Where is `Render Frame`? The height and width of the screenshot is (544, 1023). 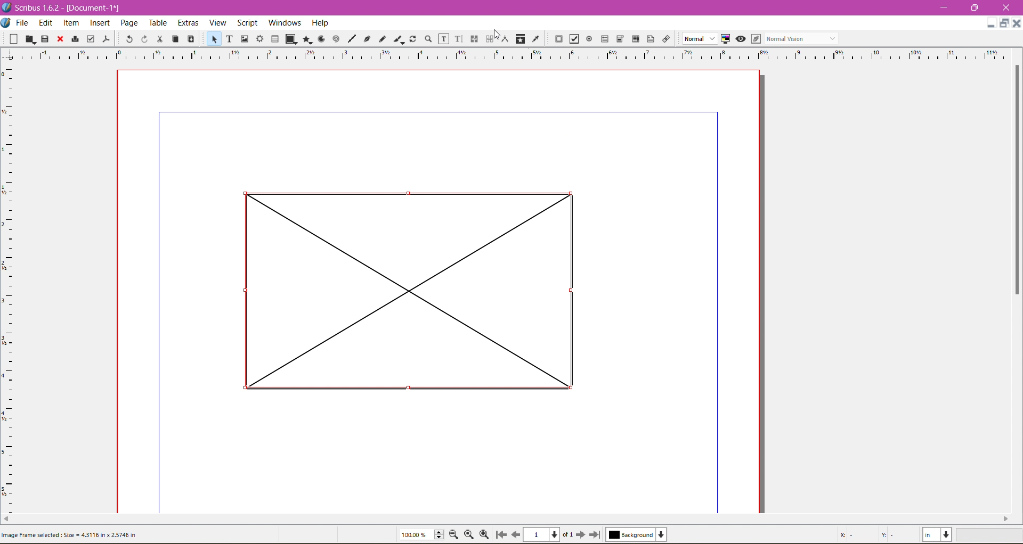
Render Frame is located at coordinates (261, 39).